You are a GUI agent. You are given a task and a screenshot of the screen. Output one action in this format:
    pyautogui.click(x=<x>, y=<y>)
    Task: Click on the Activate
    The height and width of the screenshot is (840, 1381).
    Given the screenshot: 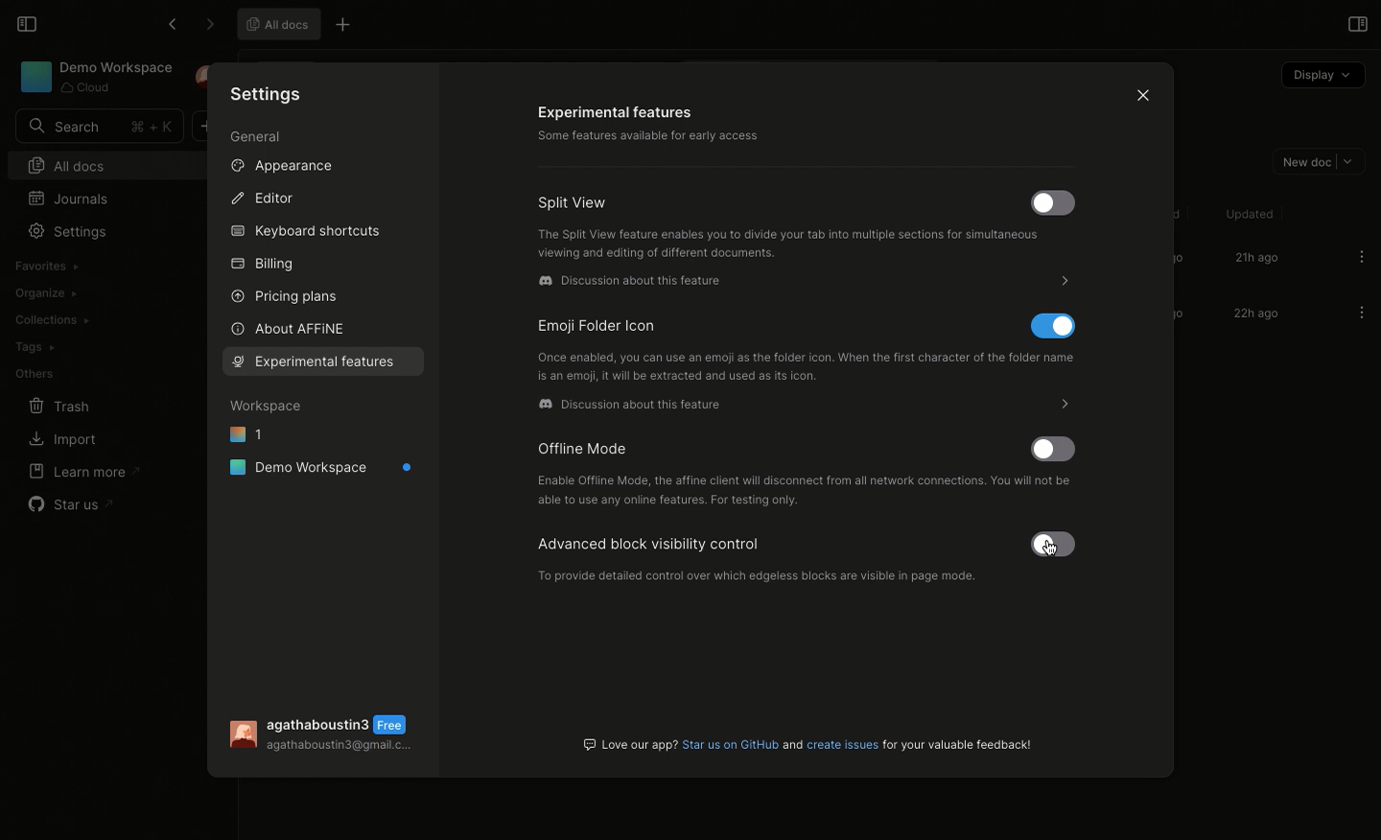 What is the action you would take?
    pyautogui.click(x=1048, y=545)
    